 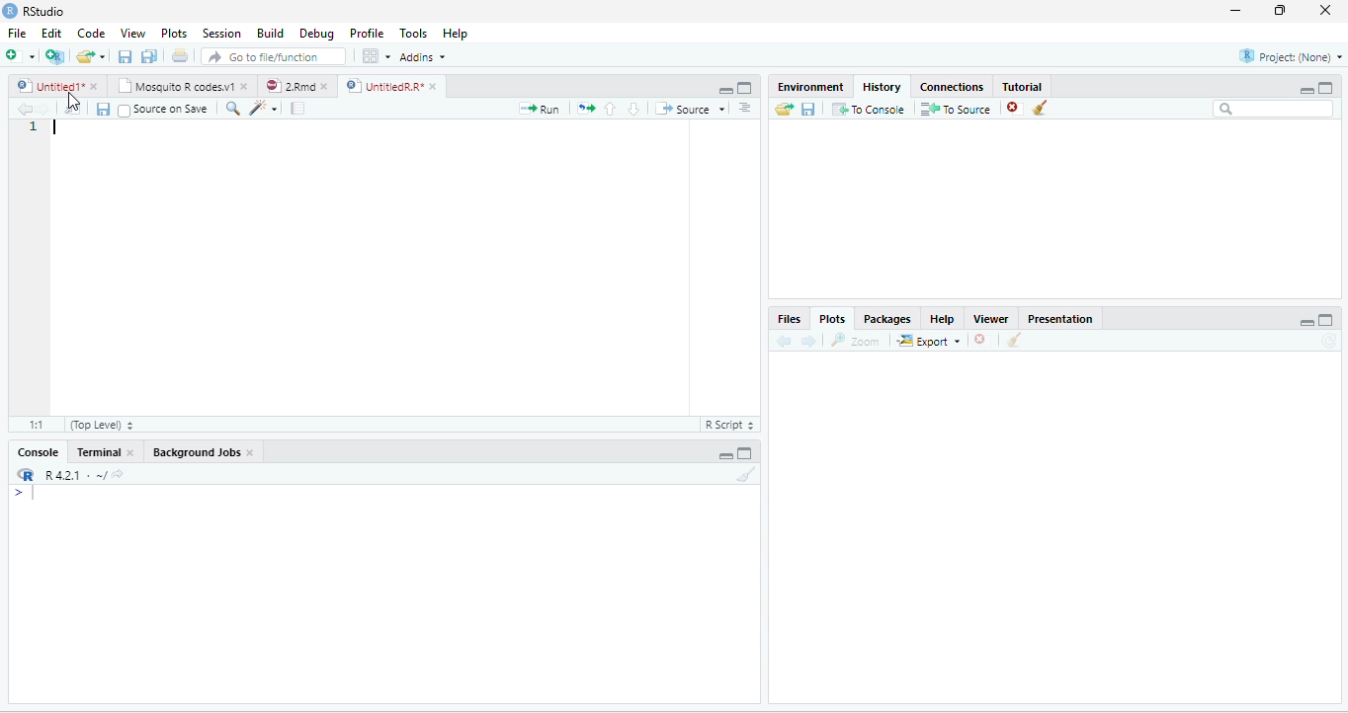 I want to click on Edit, so click(x=50, y=33).